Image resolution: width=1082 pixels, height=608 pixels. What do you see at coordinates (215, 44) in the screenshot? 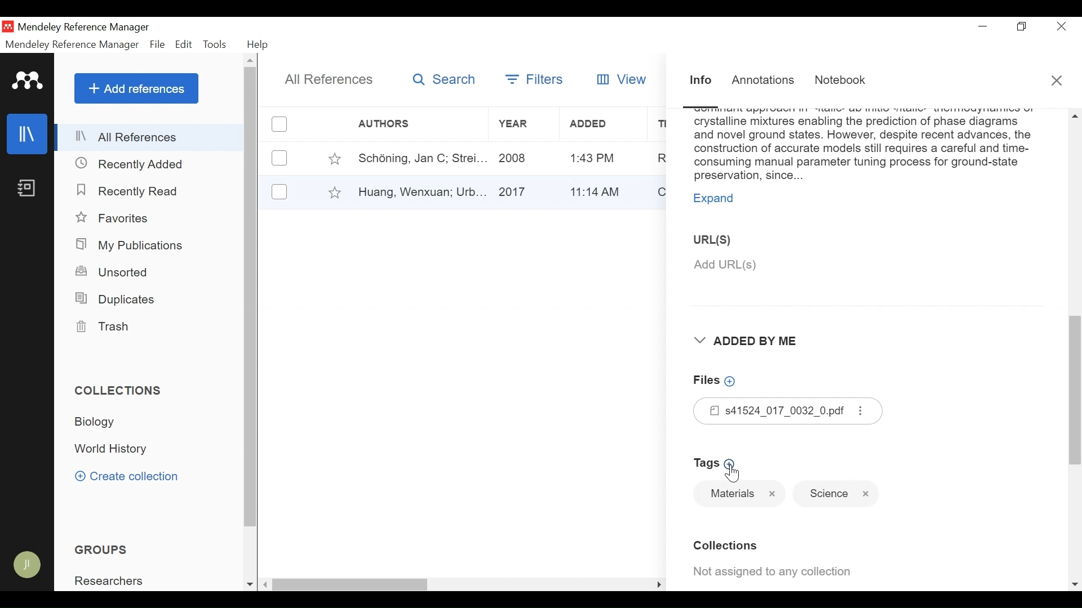
I see `Tools` at bounding box center [215, 44].